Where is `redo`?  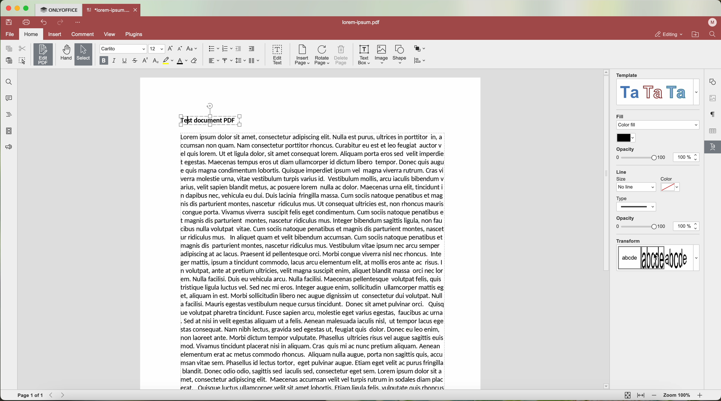
redo is located at coordinates (61, 23).